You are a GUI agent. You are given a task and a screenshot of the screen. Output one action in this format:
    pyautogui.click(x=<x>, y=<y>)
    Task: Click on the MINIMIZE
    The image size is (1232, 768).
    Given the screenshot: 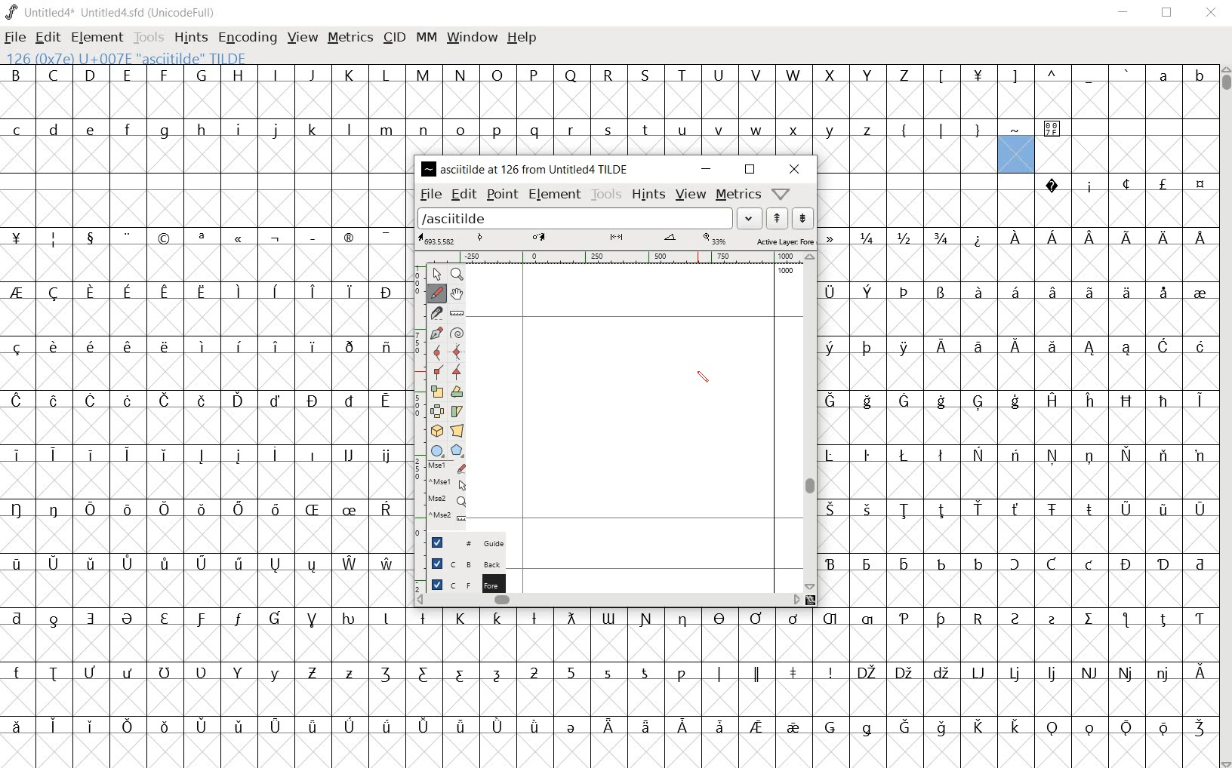 What is the action you would take?
    pyautogui.click(x=1126, y=14)
    